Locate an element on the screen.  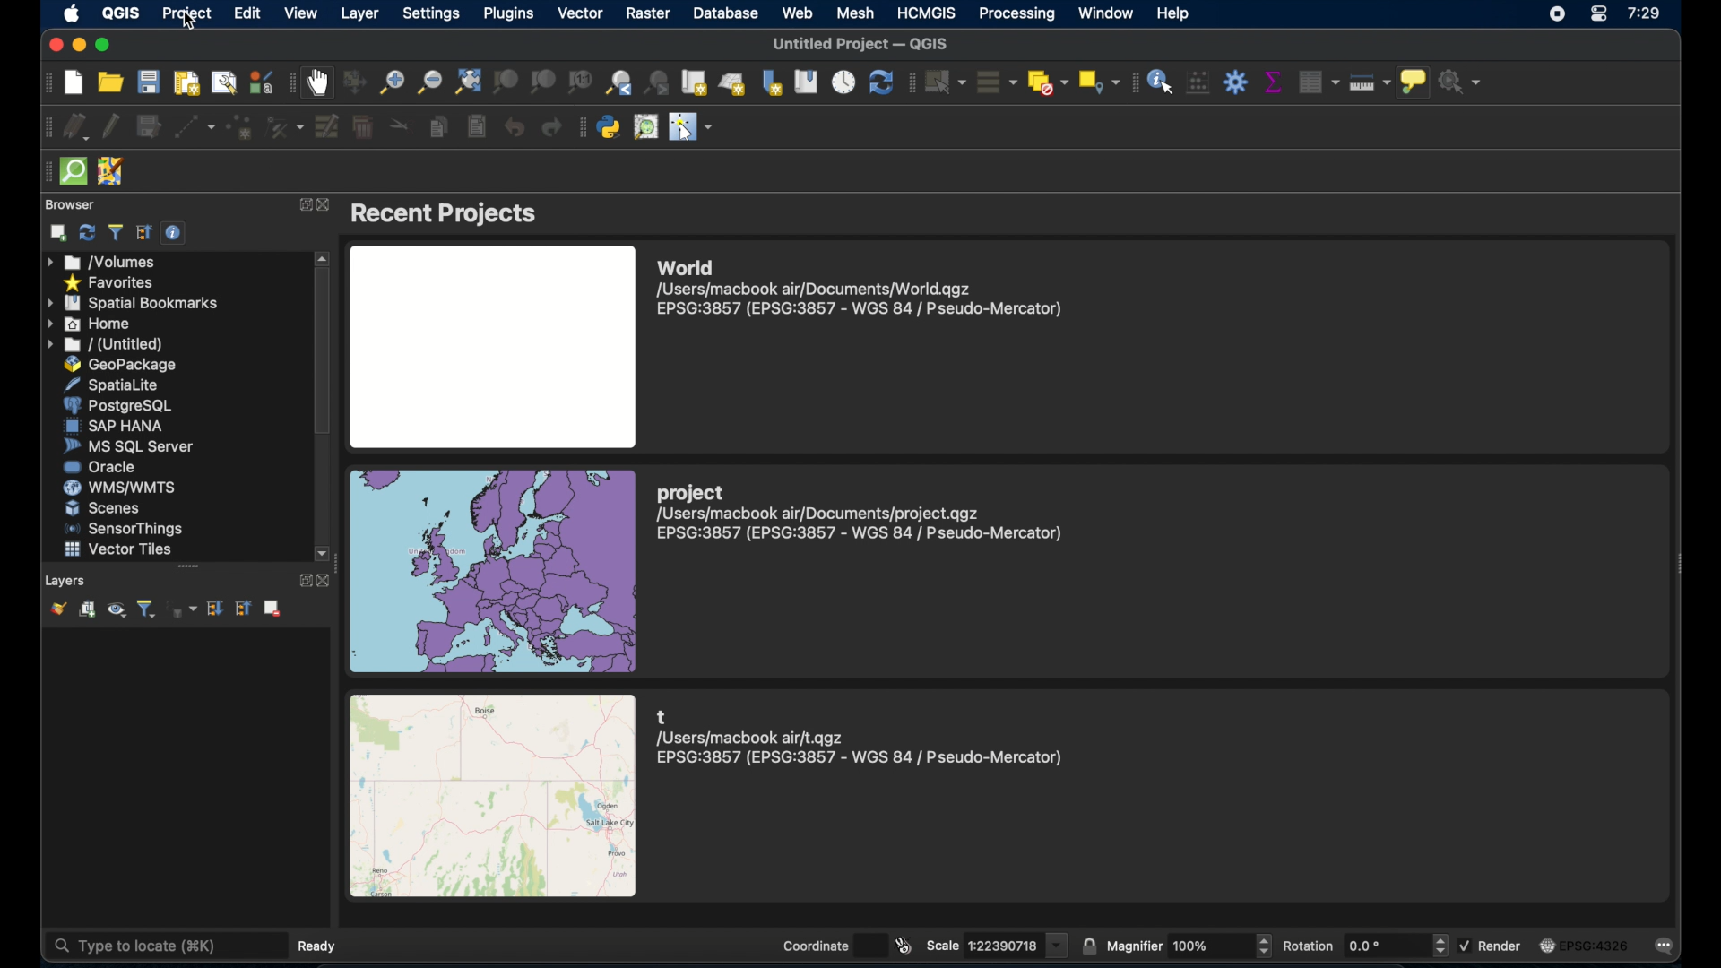
select by location is located at coordinates (1098, 82).